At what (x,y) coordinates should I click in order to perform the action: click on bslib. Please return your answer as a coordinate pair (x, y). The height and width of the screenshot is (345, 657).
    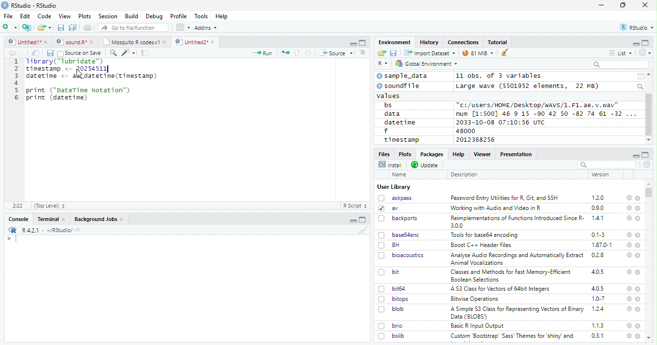
    Looking at the image, I should click on (392, 335).